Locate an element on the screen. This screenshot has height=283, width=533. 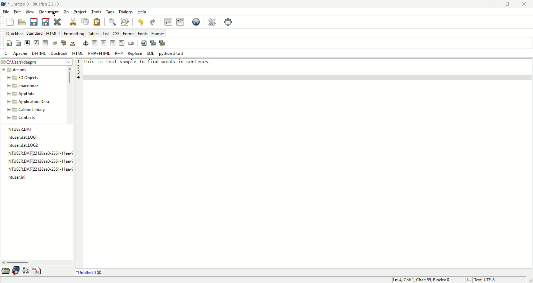
anchor is located at coordinates (86, 43).